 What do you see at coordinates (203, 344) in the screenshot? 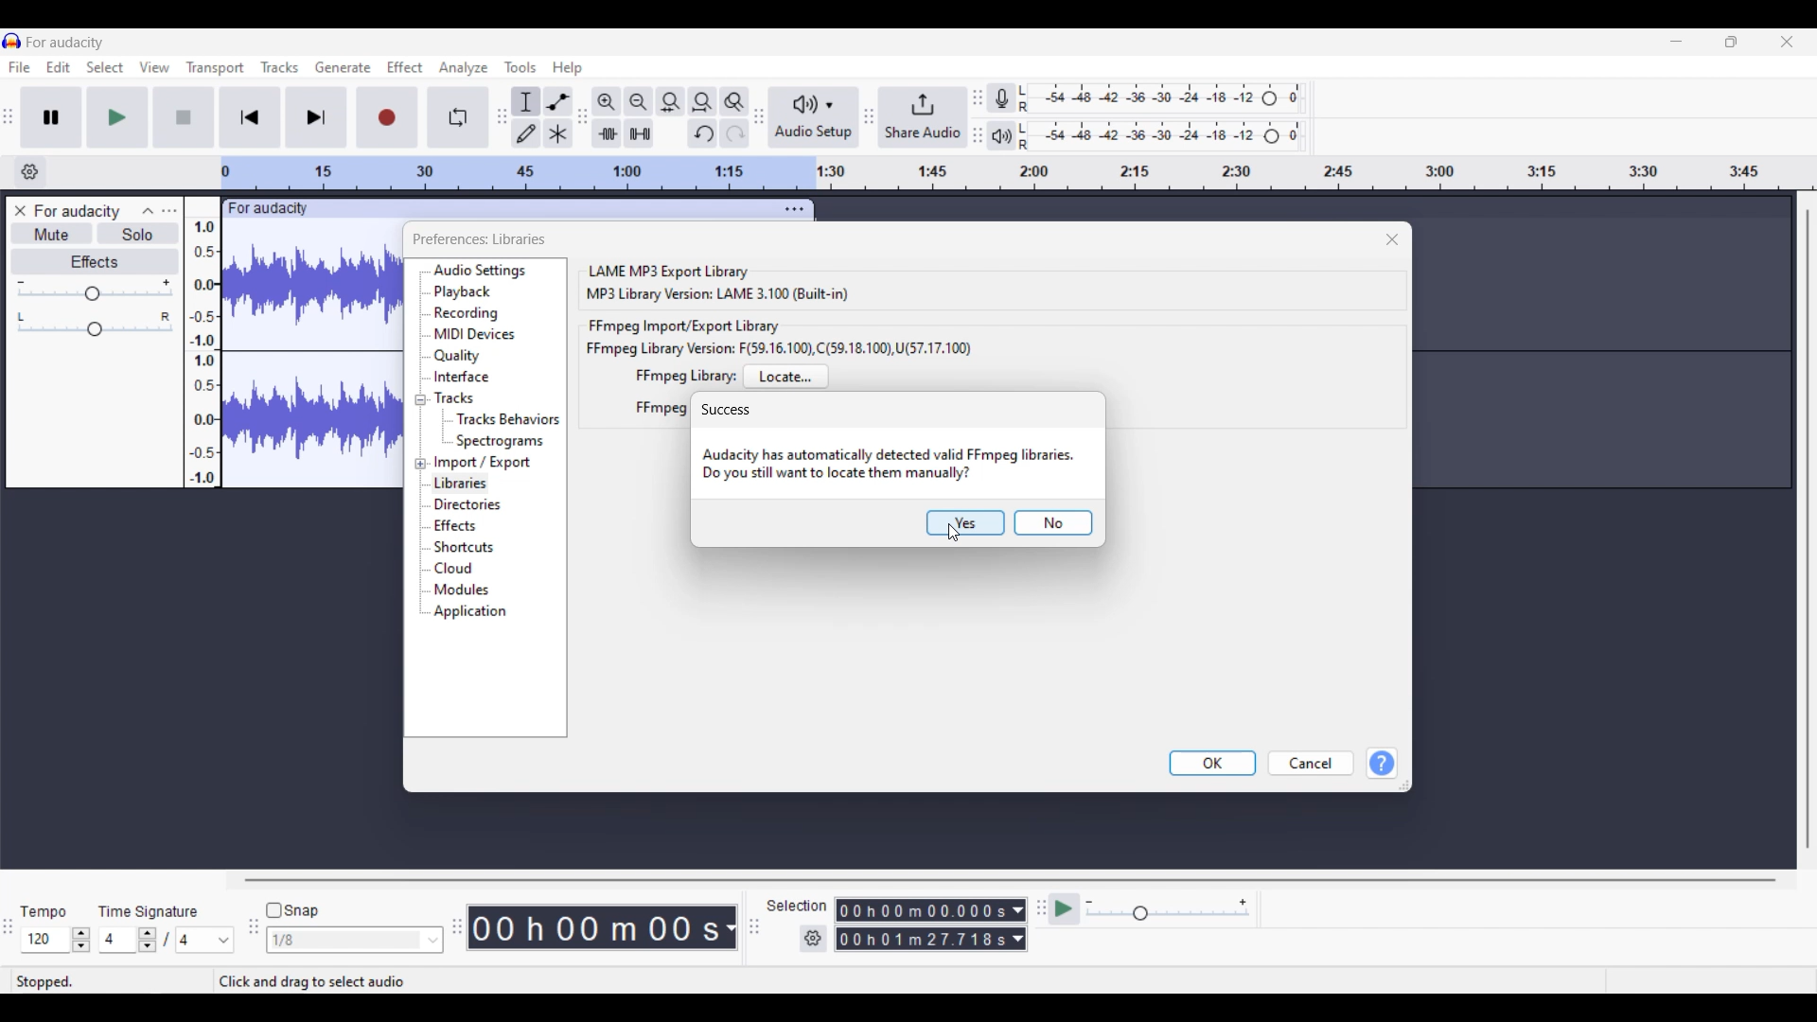
I see `Scale to measure sound intensity` at bounding box center [203, 344].